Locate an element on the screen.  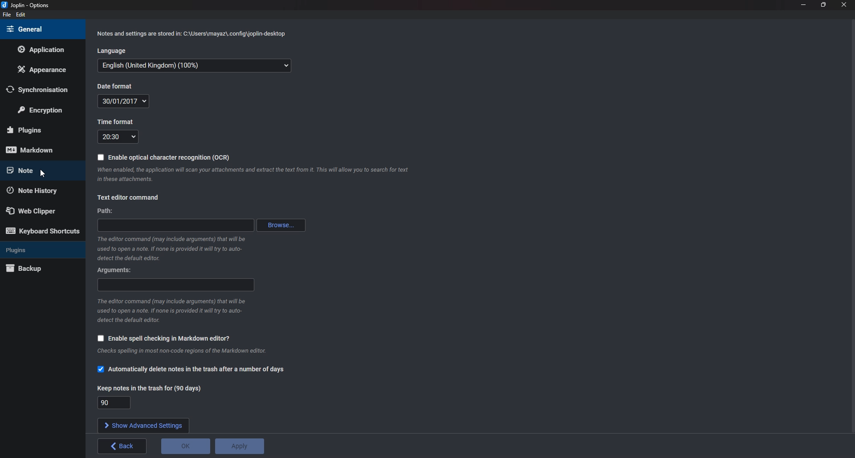
Automatically delete notes is located at coordinates (201, 370).